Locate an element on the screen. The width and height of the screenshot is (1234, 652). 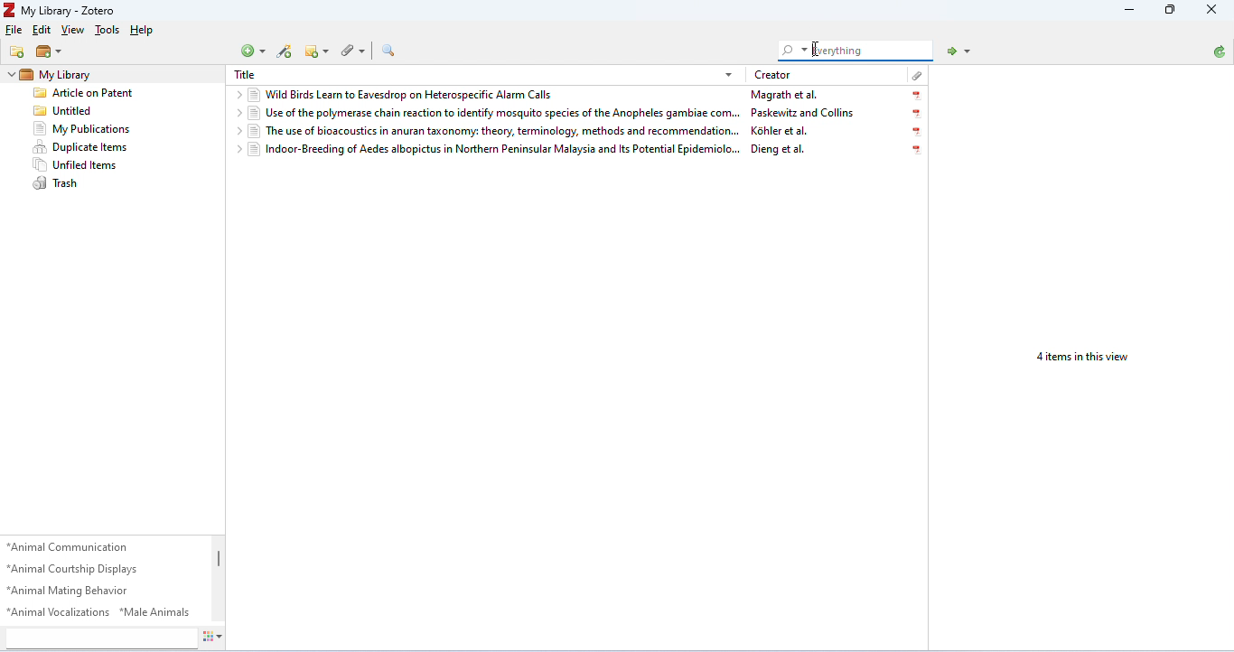
Add Attachment is located at coordinates (353, 52).